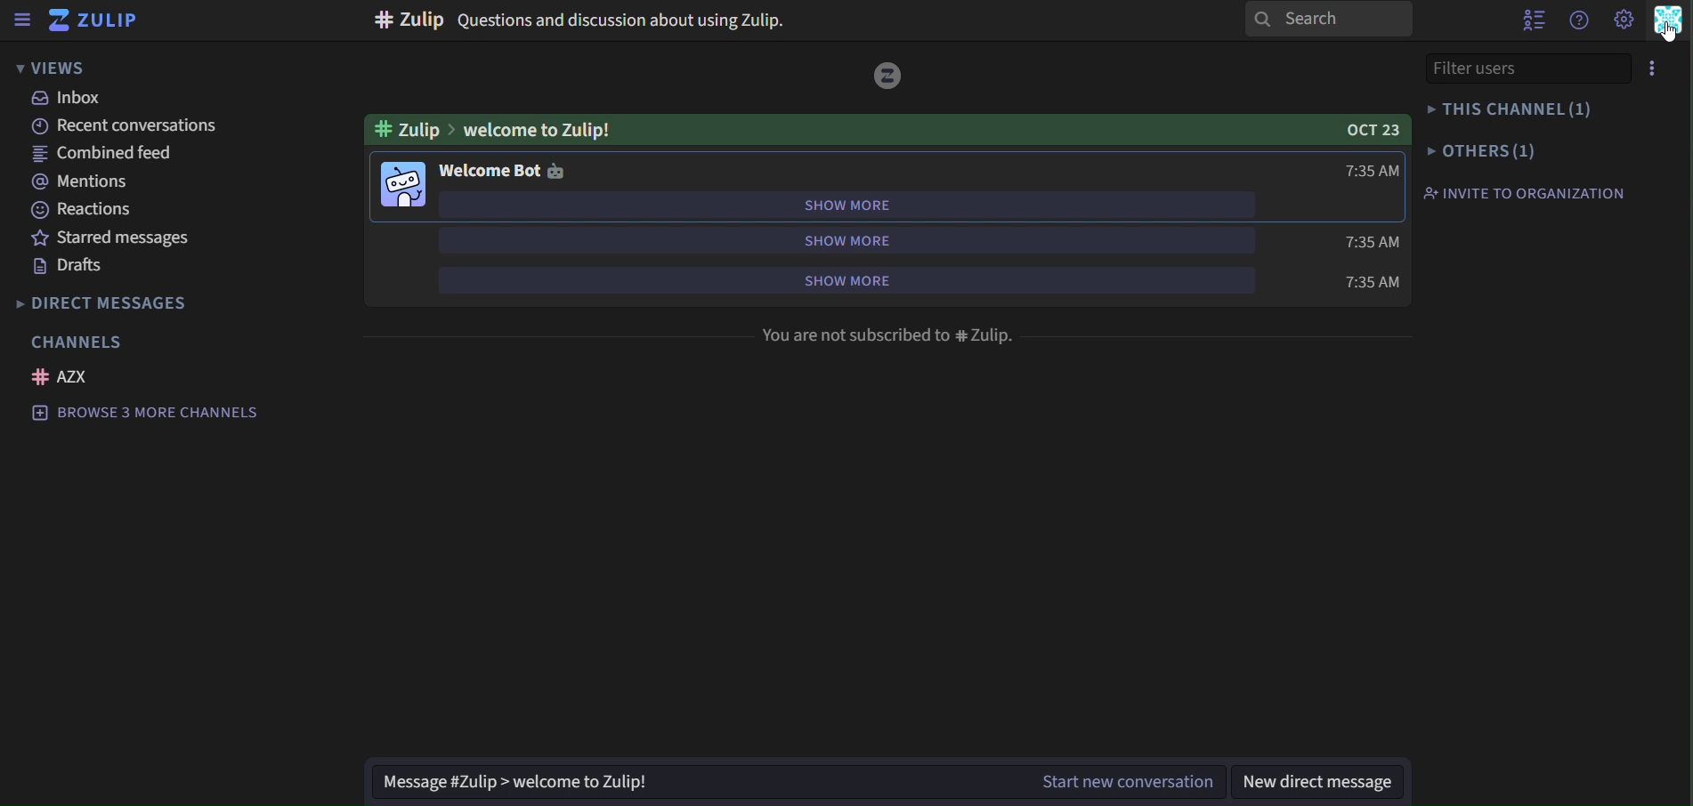 Image resolution: width=1693 pixels, height=806 pixels. I want to click on zulip, so click(99, 20).